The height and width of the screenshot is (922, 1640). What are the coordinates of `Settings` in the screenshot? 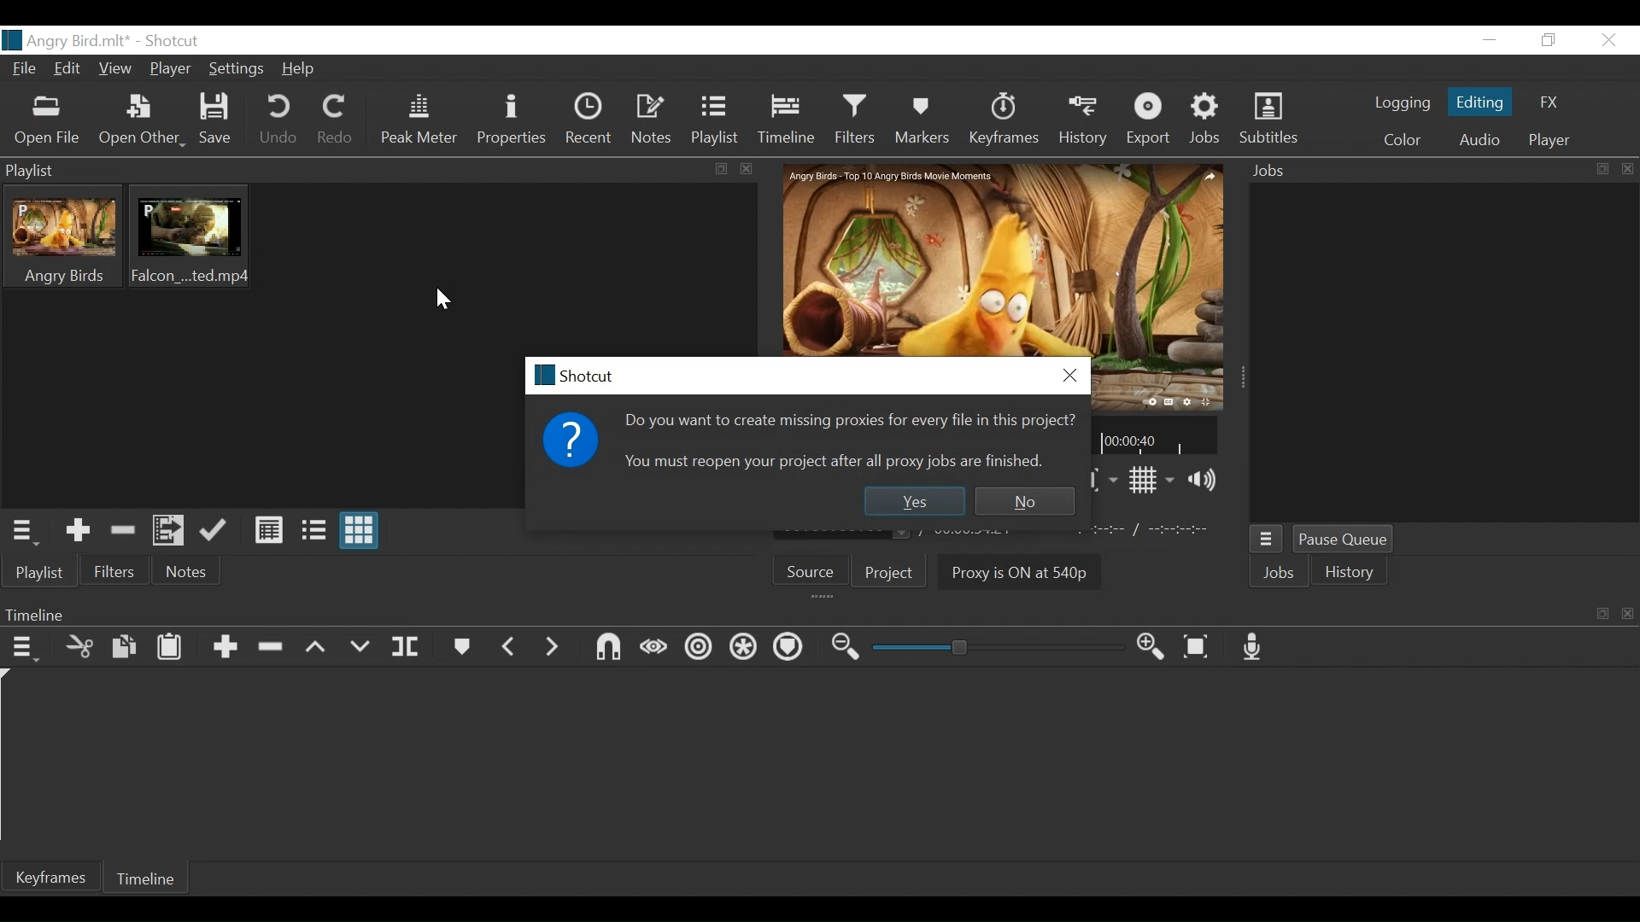 It's located at (237, 71).